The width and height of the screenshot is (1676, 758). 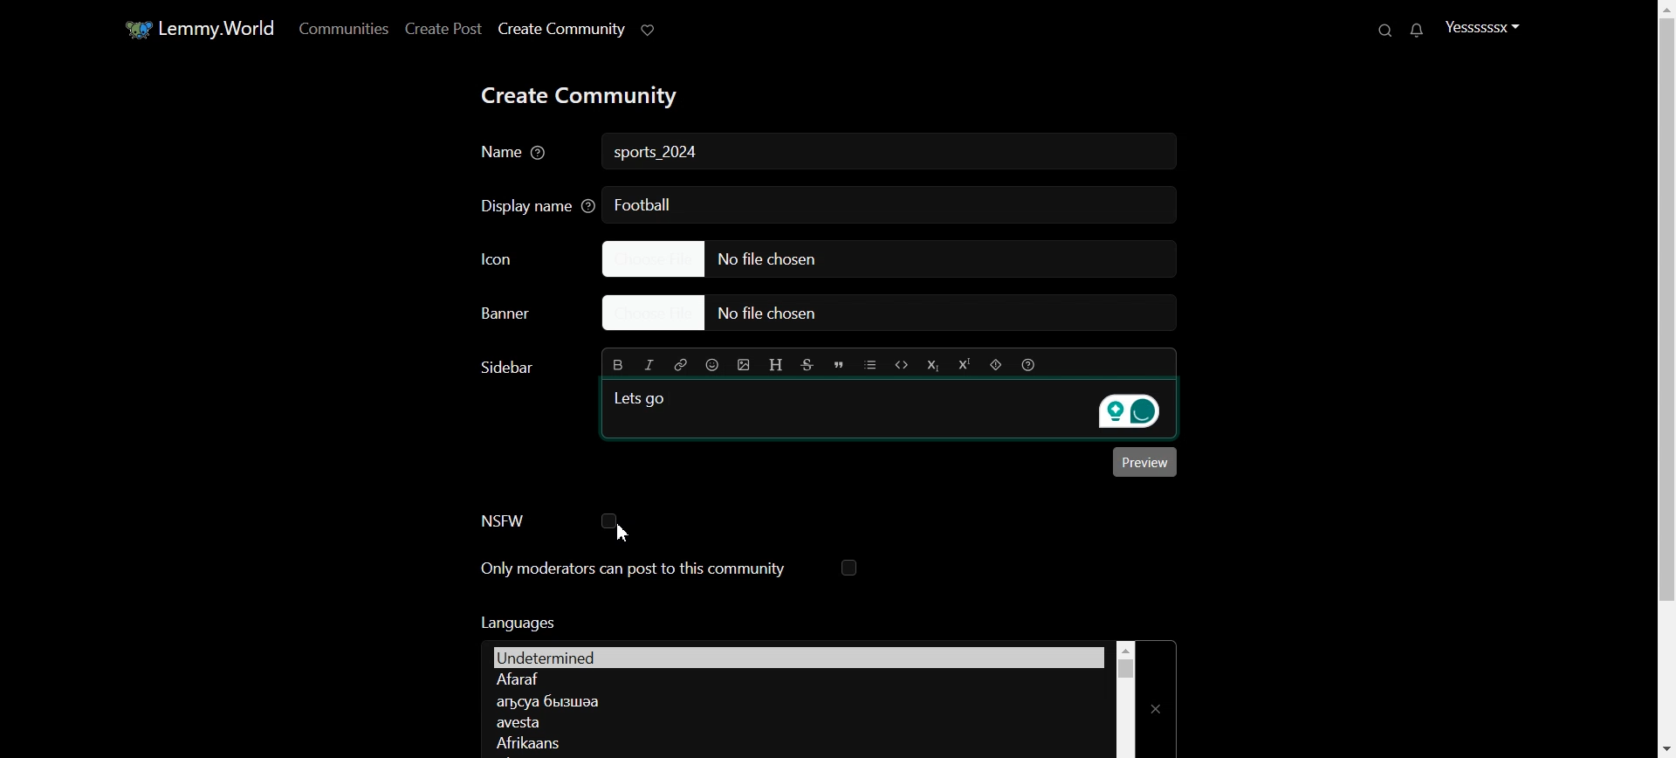 I want to click on Language, so click(x=795, y=680).